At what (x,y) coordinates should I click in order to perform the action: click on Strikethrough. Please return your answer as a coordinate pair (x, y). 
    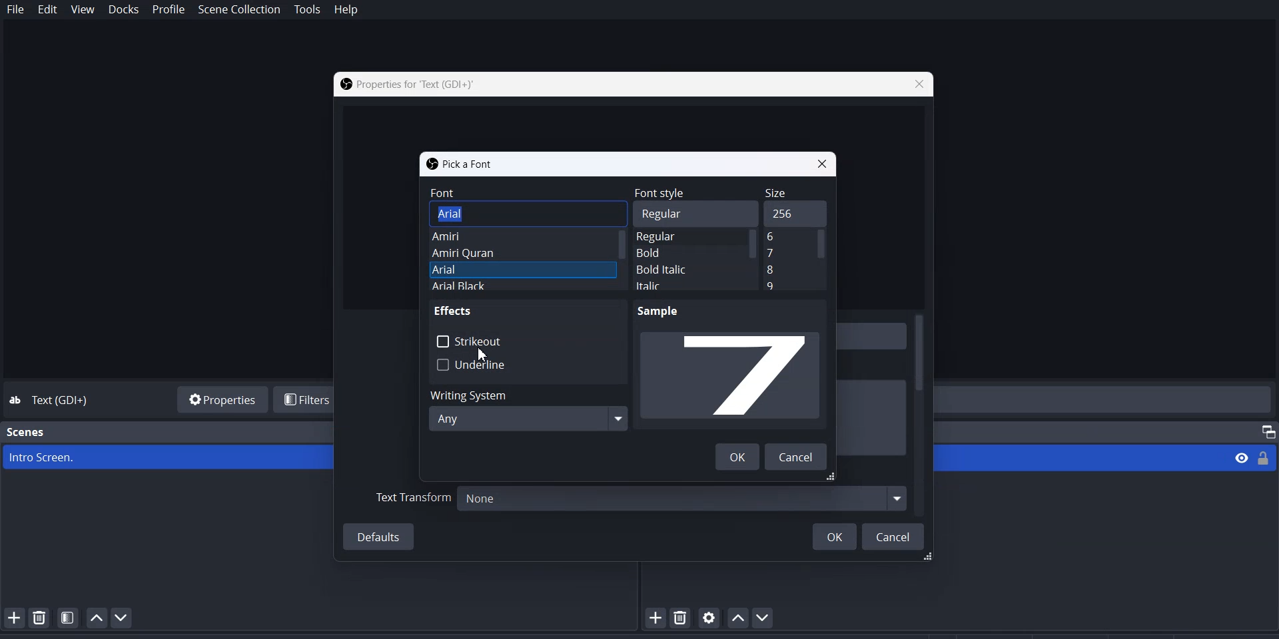
    Looking at the image, I should click on (473, 339).